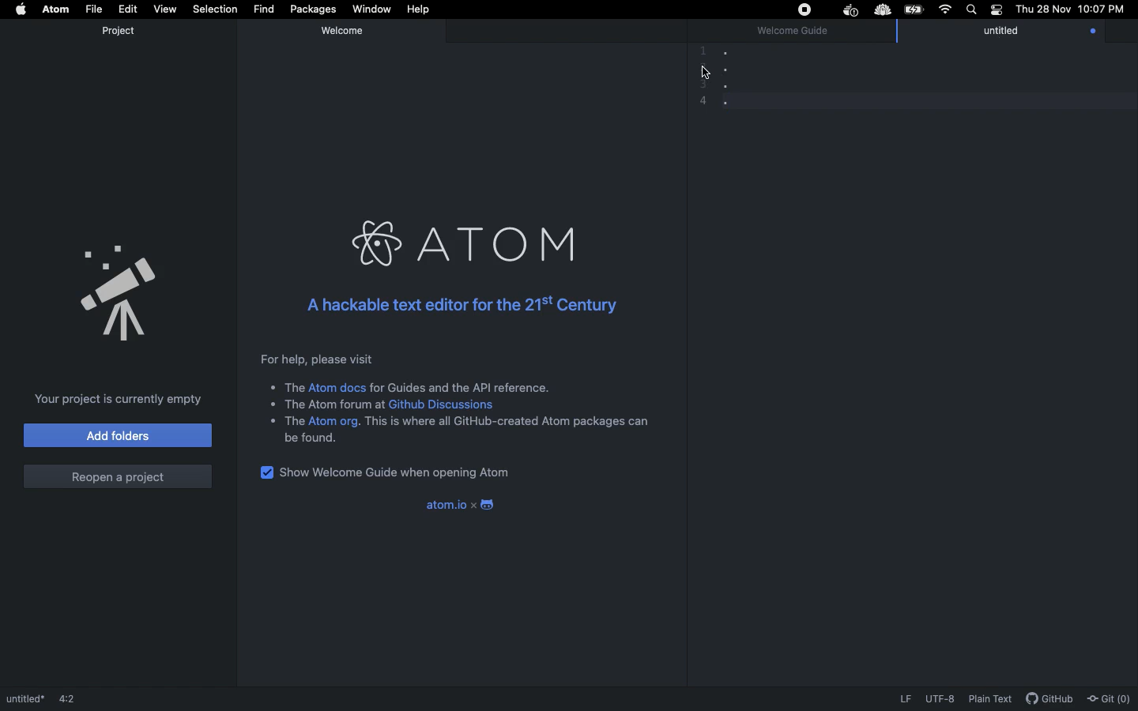 Image resolution: width=1138 pixels, height=711 pixels. Describe the element at coordinates (163, 8) in the screenshot. I see `View` at that location.